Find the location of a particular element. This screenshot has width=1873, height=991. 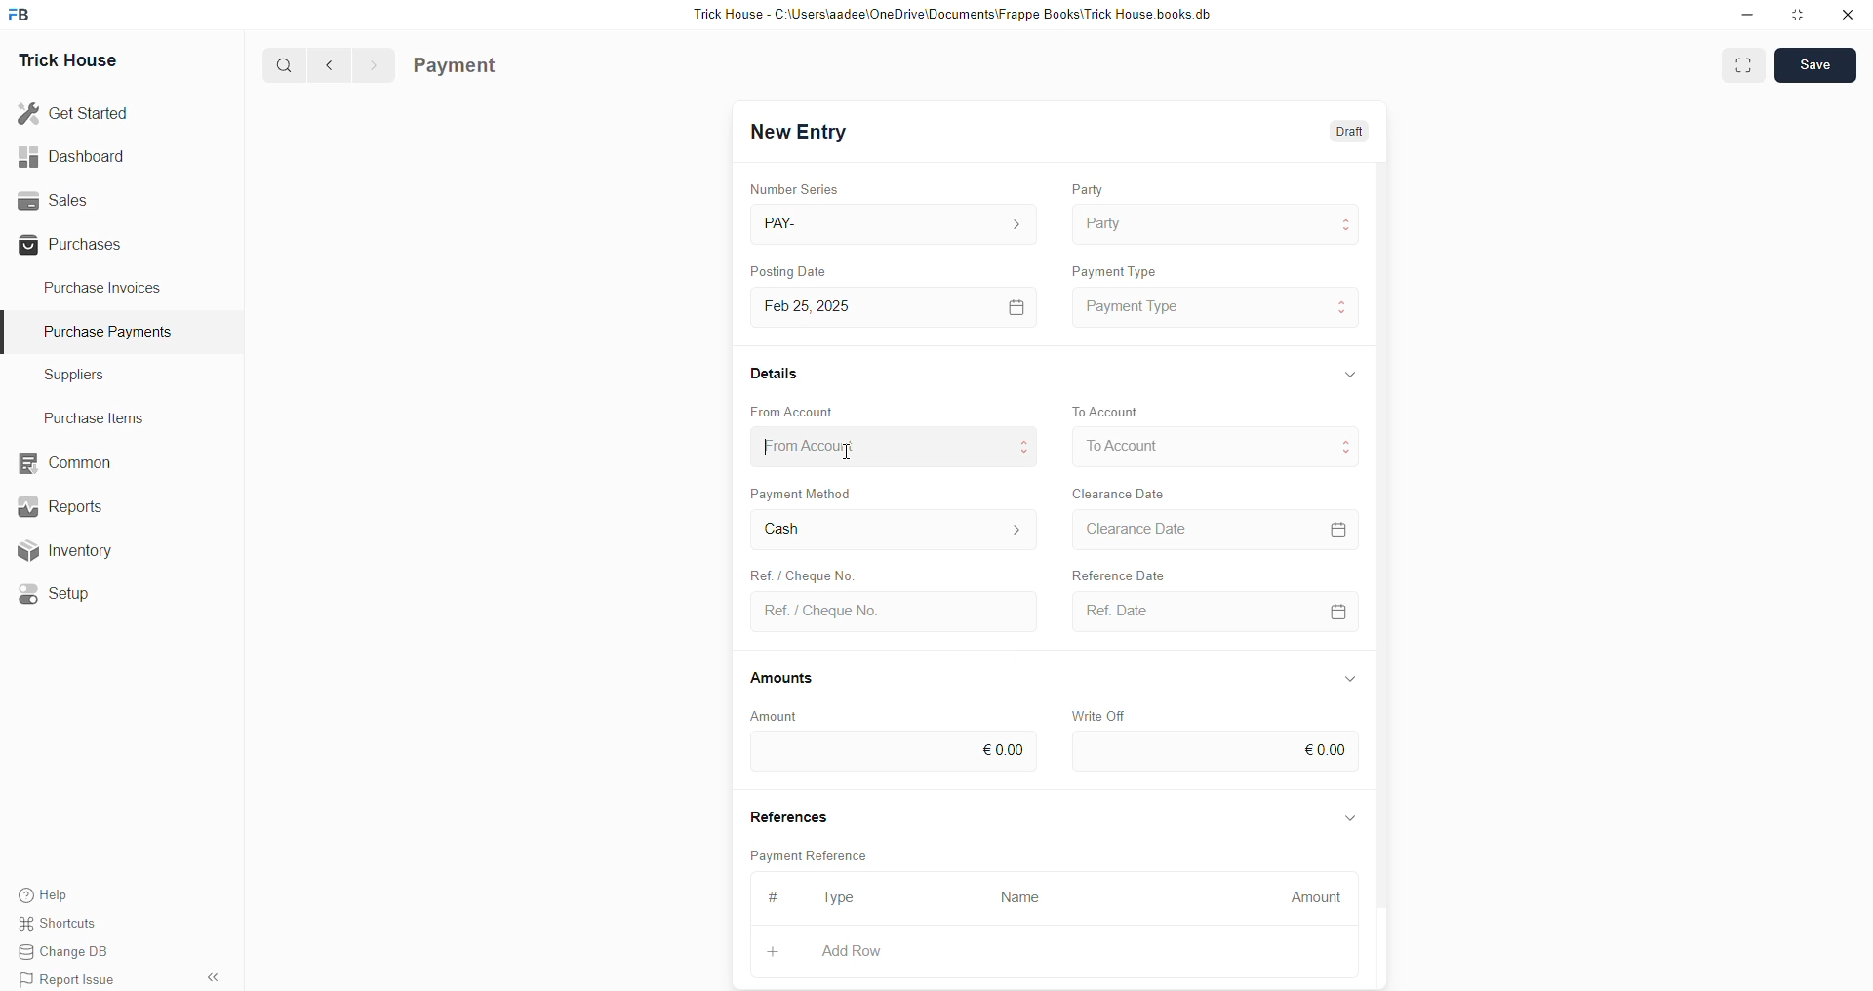

Cash is located at coordinates (790, 529).